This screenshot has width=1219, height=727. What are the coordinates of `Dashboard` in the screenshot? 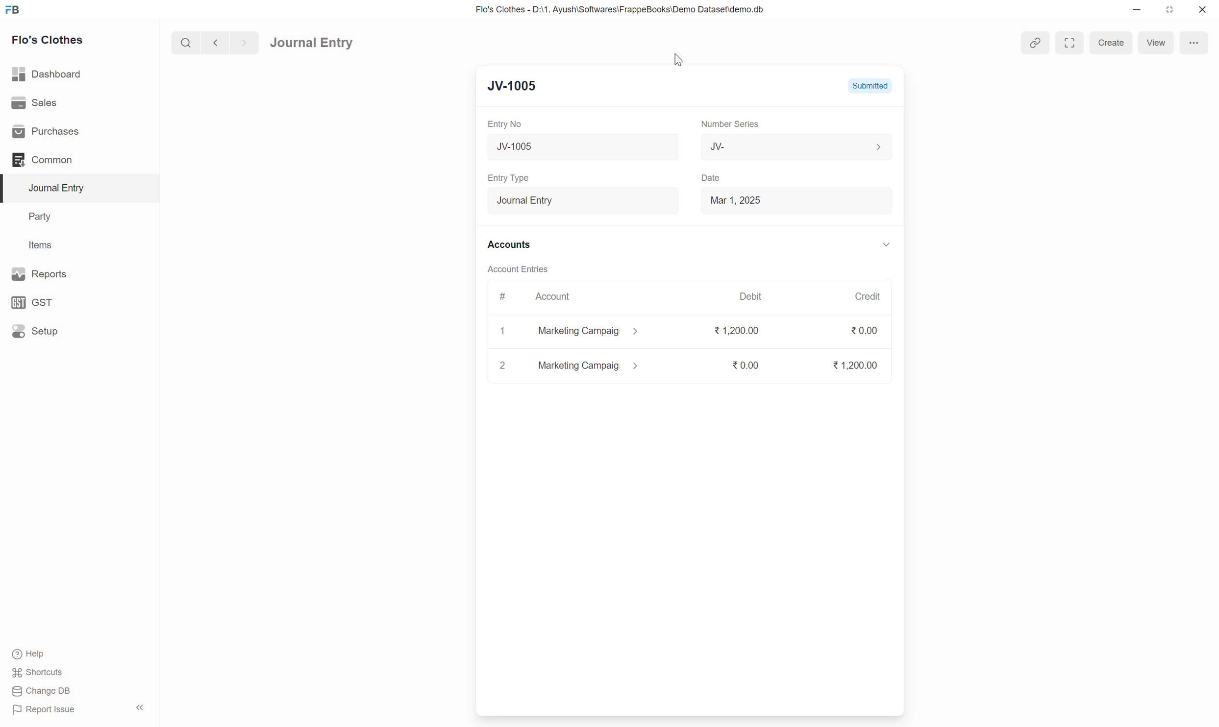 It's located at (48, 73).